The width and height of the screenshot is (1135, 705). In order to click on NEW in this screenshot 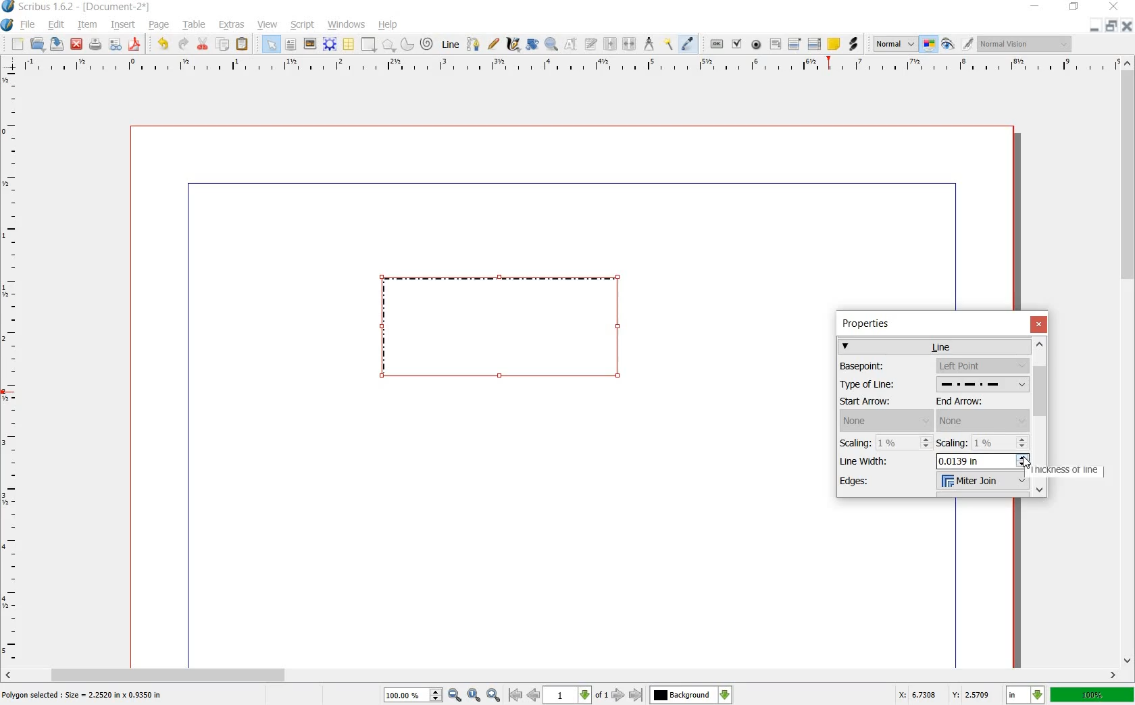, I will do `click(17, 45)`.